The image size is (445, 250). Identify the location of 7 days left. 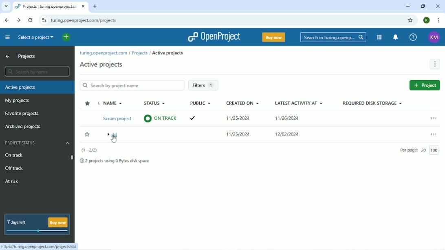
(36, 224).